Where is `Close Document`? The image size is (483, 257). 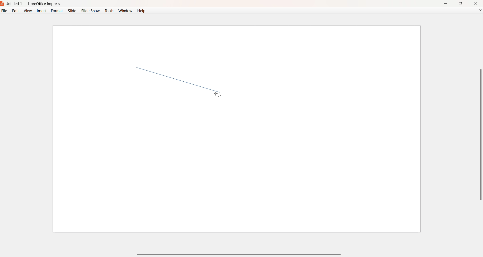 Close Document is located at coordinates (480, 10).